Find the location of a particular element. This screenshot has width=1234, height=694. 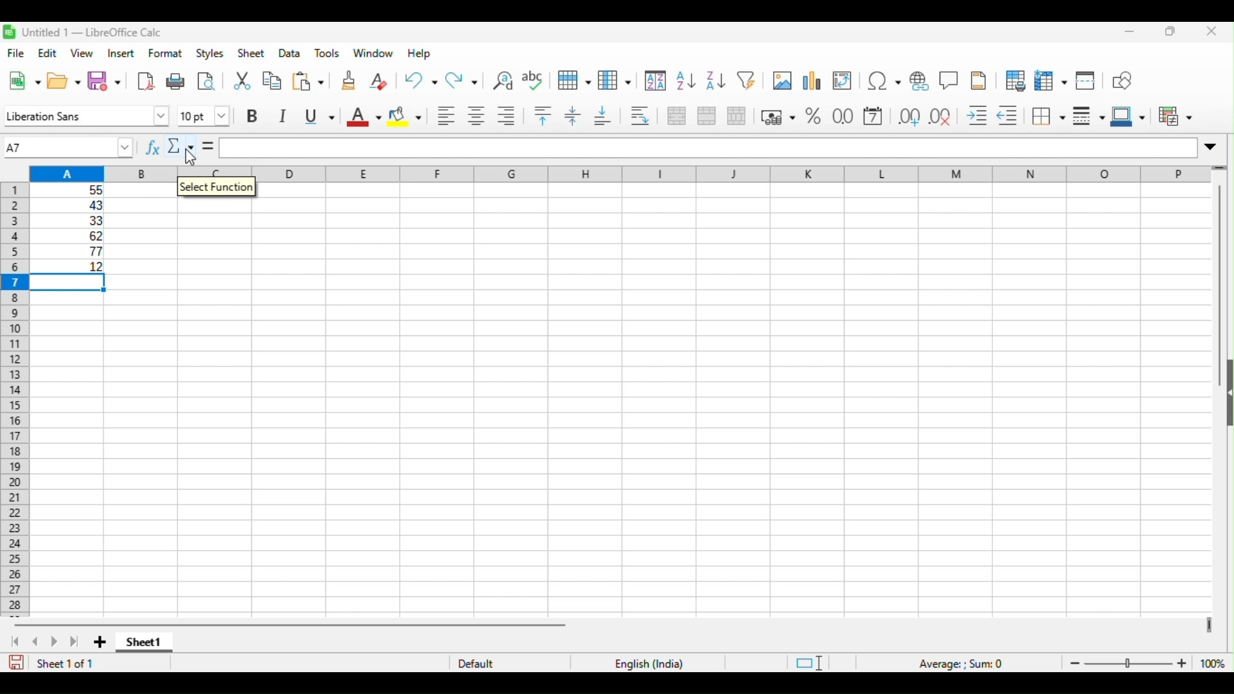

= is located at coordinates (208, 147).